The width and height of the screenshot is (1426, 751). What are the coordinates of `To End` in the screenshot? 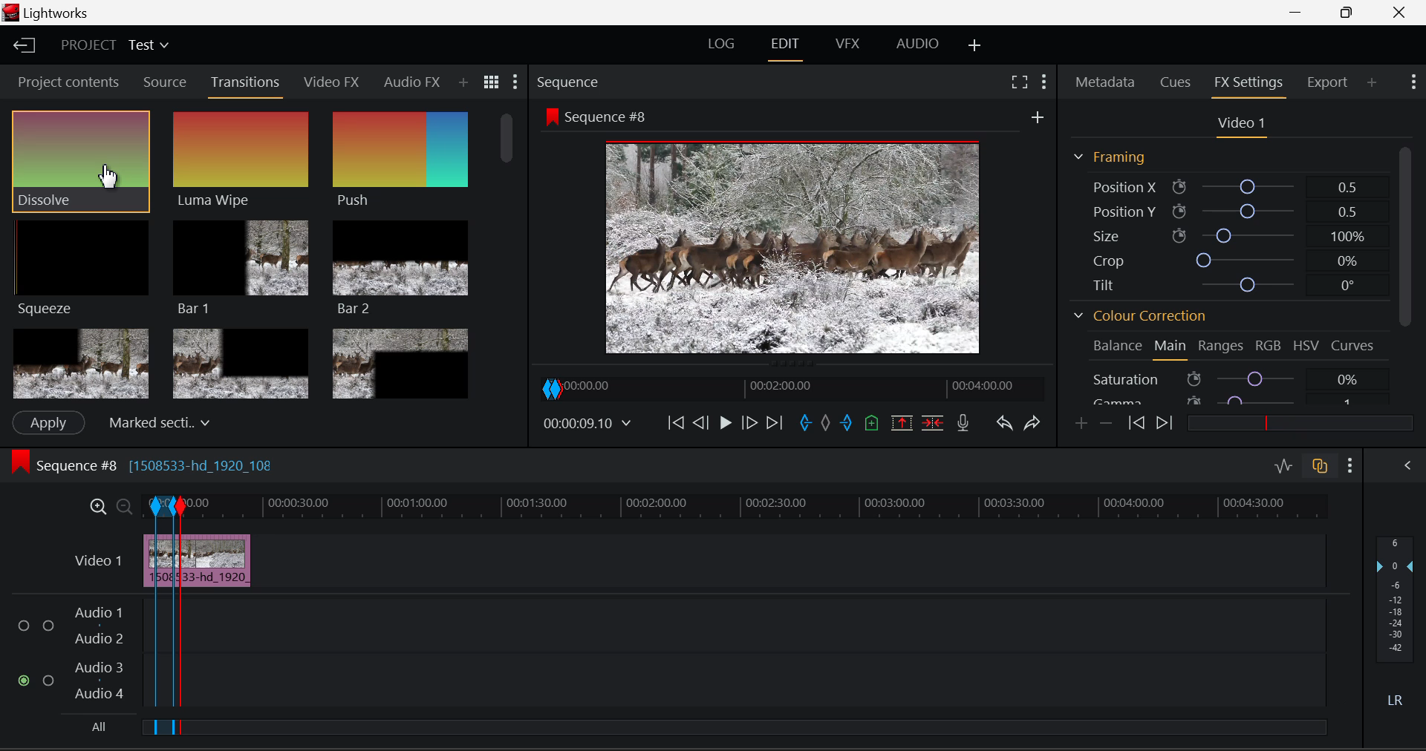 It's located at (775, 425).